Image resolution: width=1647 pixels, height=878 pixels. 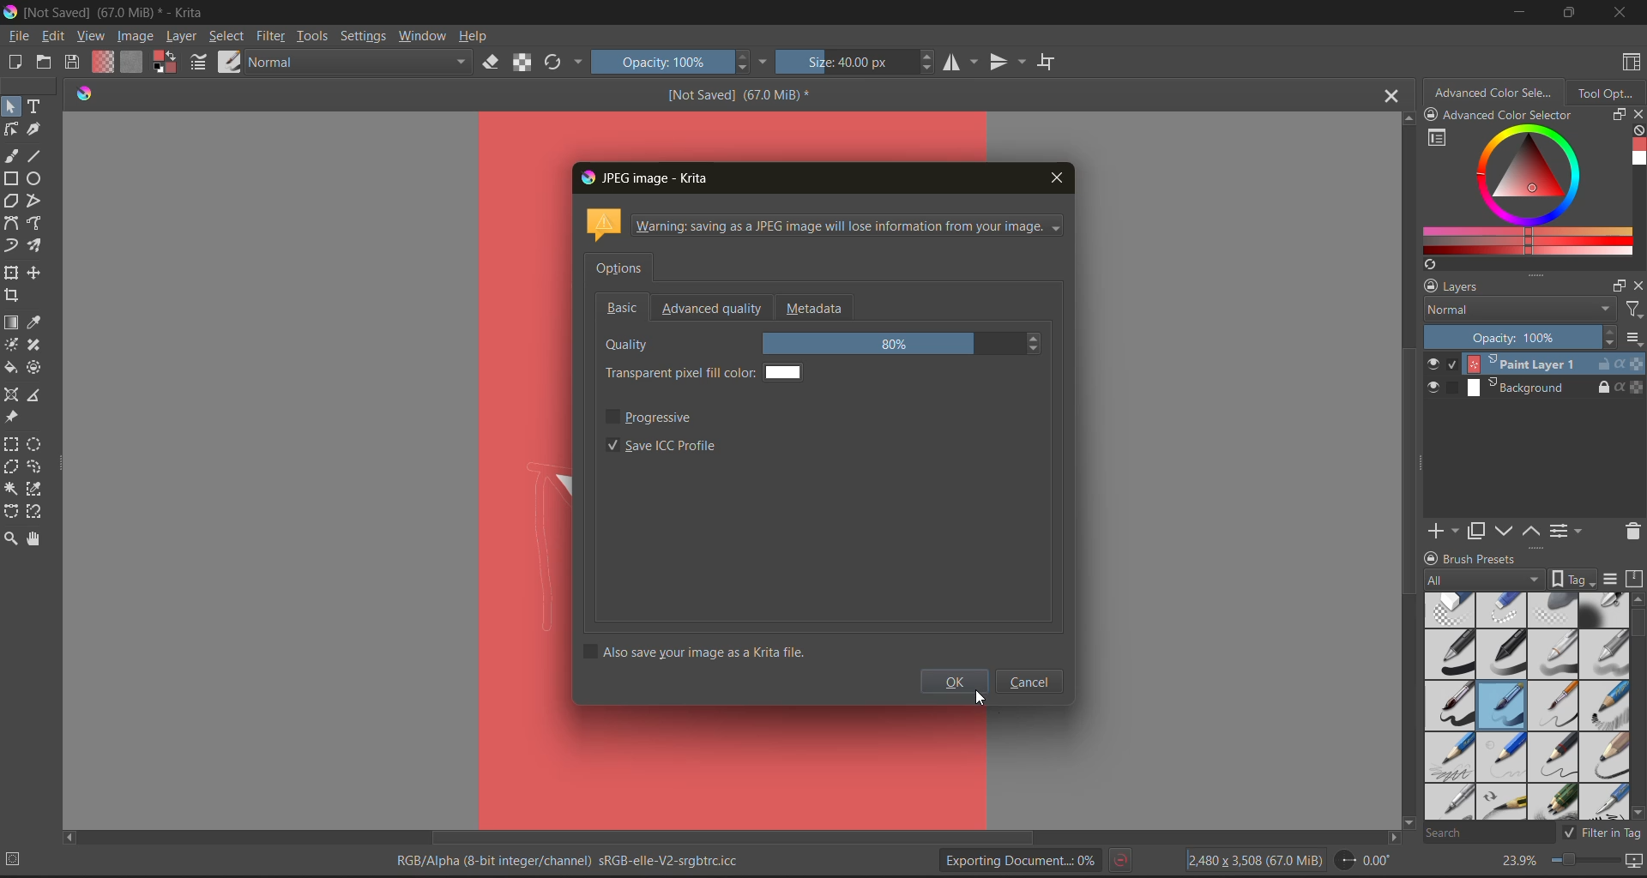 I want to click on vertical mirror tool, so click(x=1009, y=62).